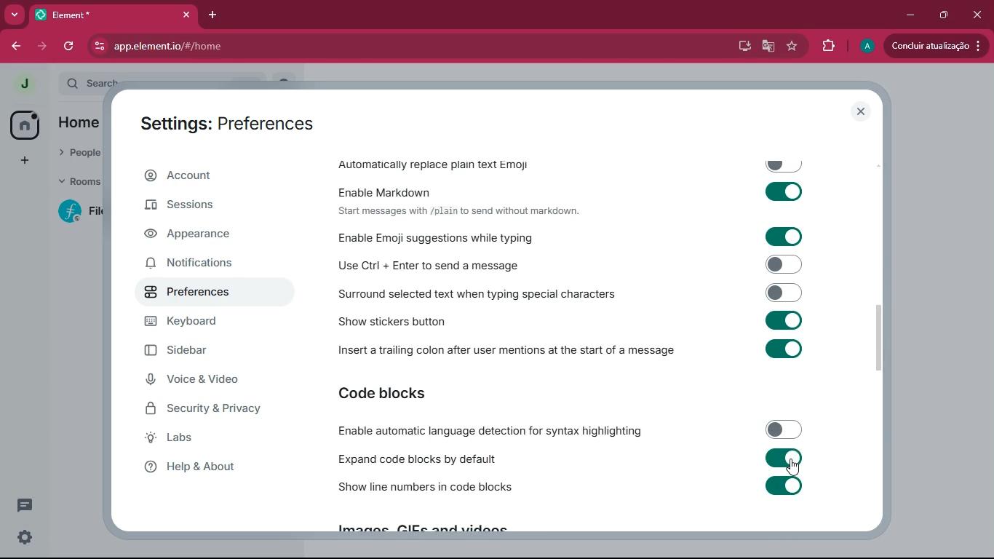  I want to click on favourite, so click(792, 46).